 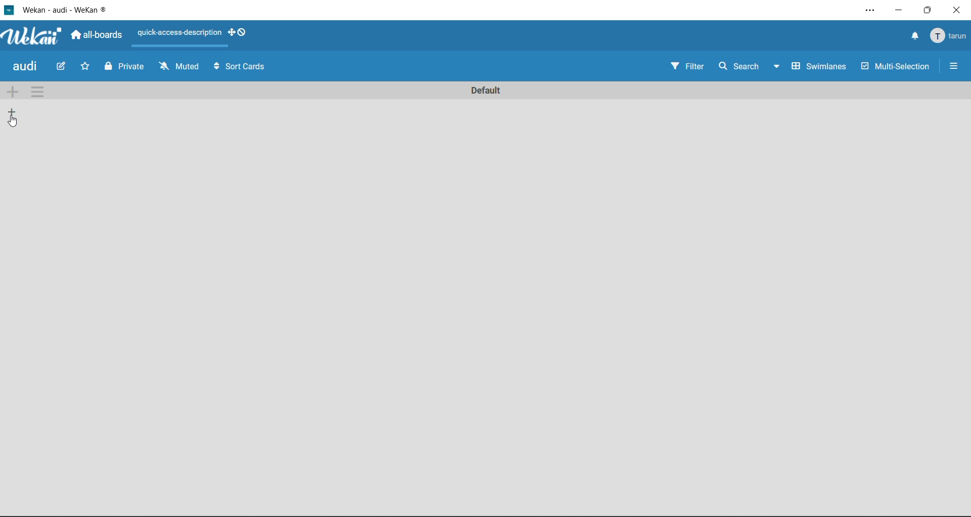 What do you see at coordinates (86, 68) in the screenshot?
I see `Favorite` at bounding box center [86, 68].